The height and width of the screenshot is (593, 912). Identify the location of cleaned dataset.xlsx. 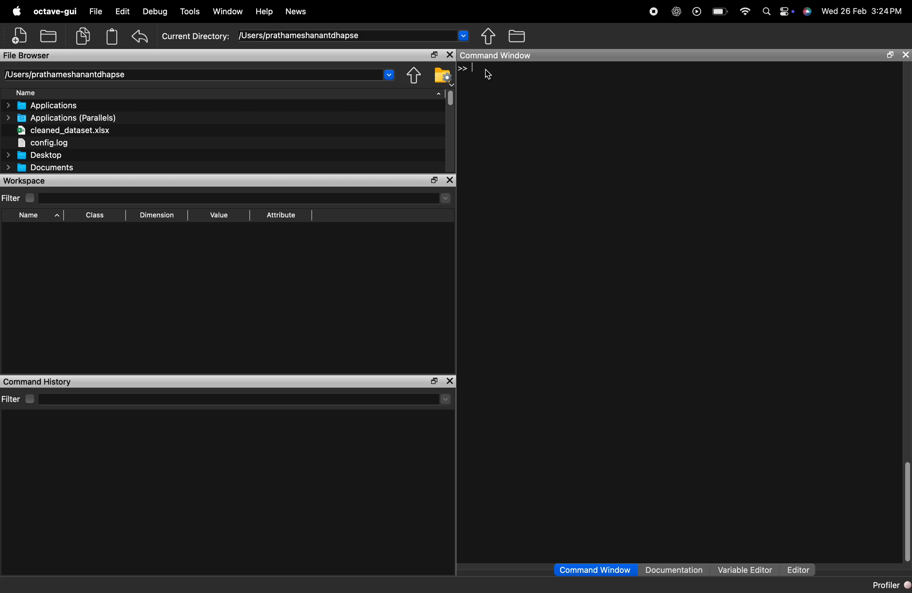
(61, 130).